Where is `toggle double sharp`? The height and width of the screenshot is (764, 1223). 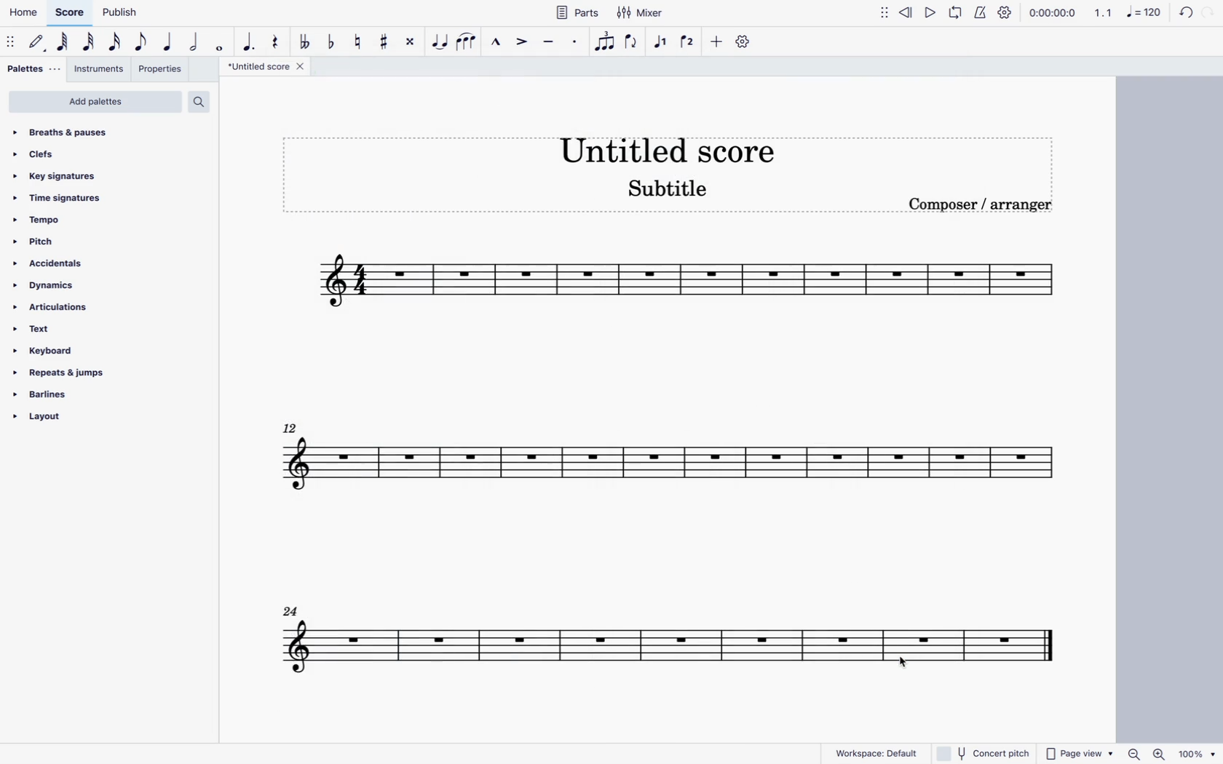
toggle double sharp is located at coordinates (411, 42).